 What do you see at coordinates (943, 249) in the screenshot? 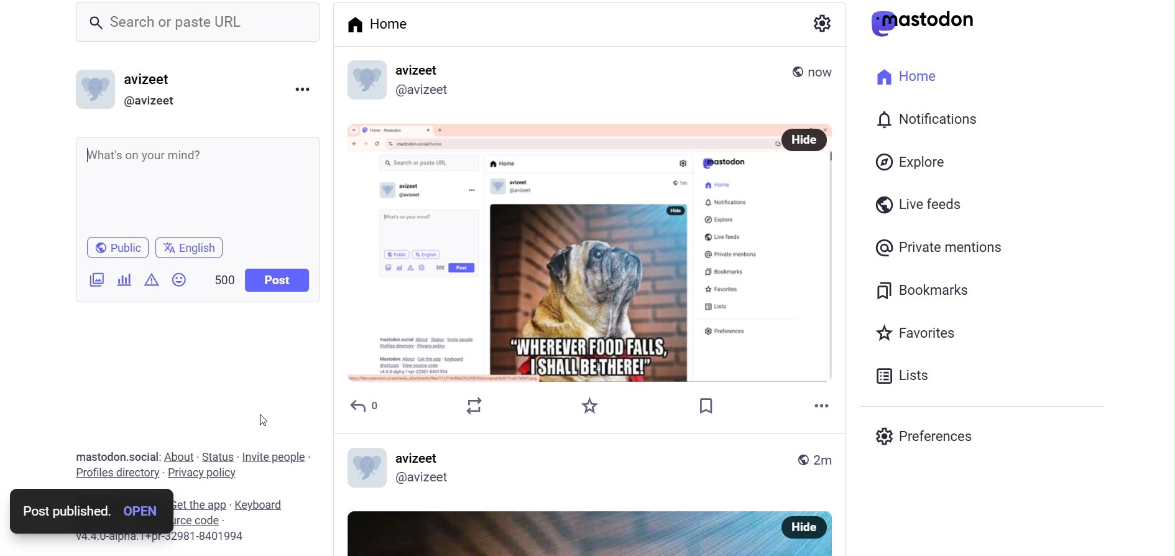
I see `private mention` at bounding box center [943, 249].